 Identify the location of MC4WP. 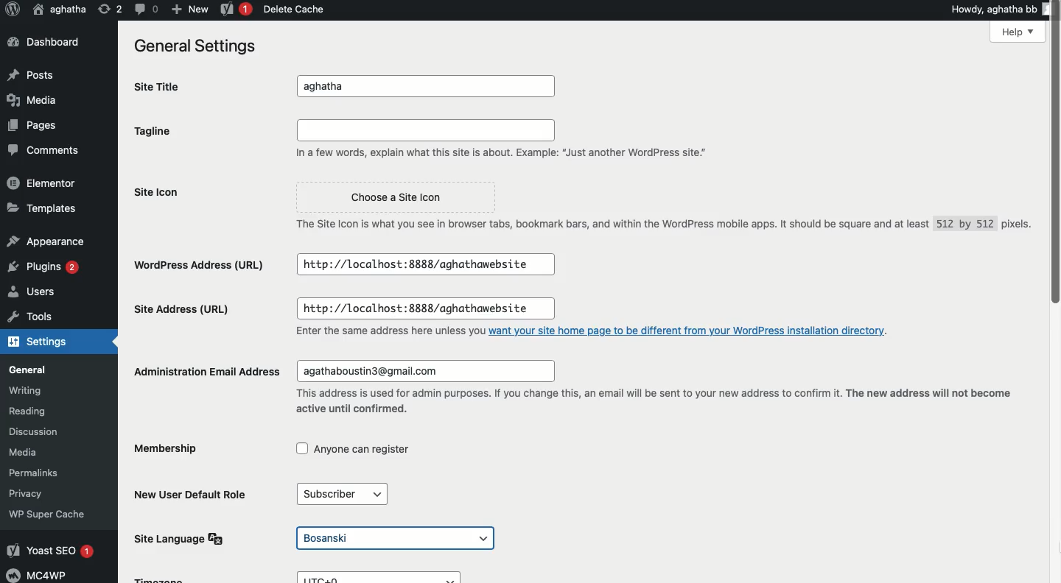
(41, 574).